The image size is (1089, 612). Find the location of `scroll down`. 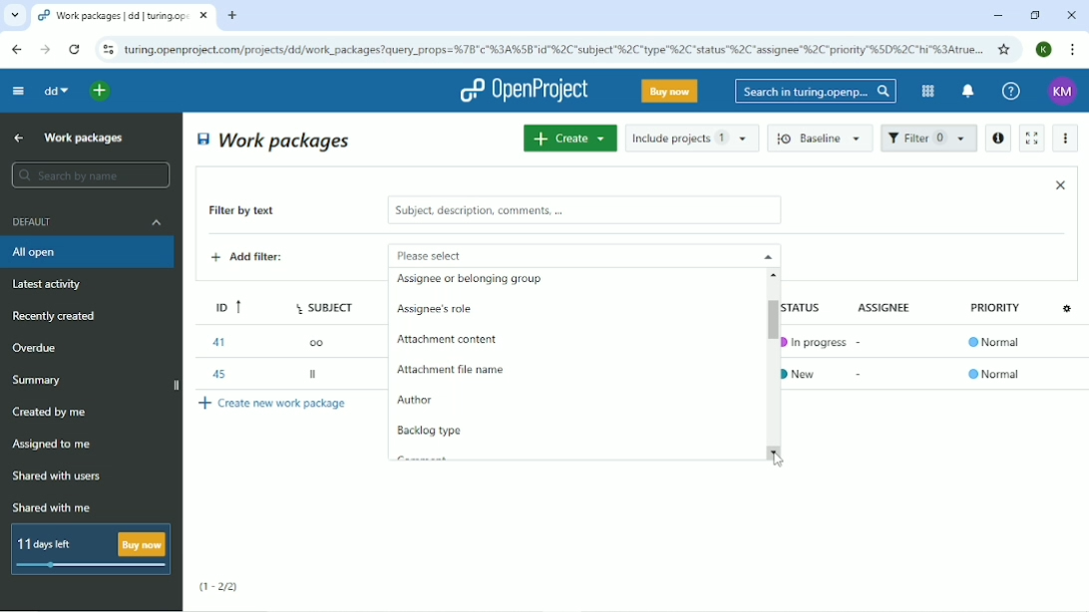

scroll down is located at coordinates (778, 452).